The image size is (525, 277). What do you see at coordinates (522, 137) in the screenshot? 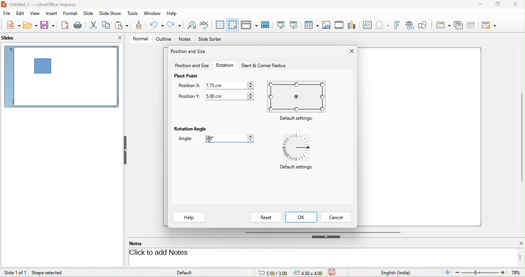
I see `vertical scroll bar` at bounding box center [522, 137].